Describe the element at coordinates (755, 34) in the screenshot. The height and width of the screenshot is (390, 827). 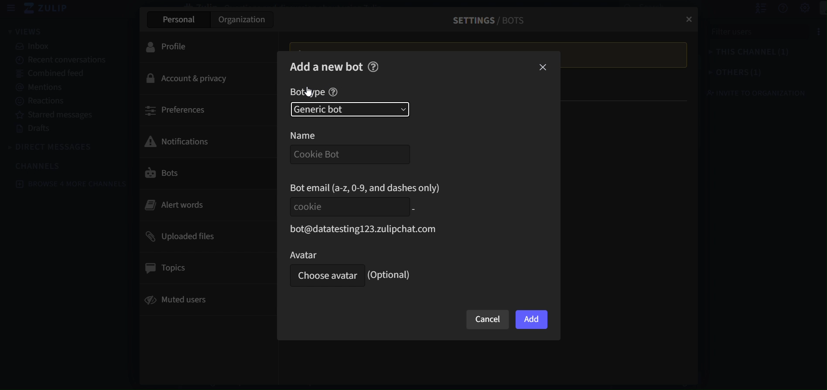
I see `filter users` at that location.